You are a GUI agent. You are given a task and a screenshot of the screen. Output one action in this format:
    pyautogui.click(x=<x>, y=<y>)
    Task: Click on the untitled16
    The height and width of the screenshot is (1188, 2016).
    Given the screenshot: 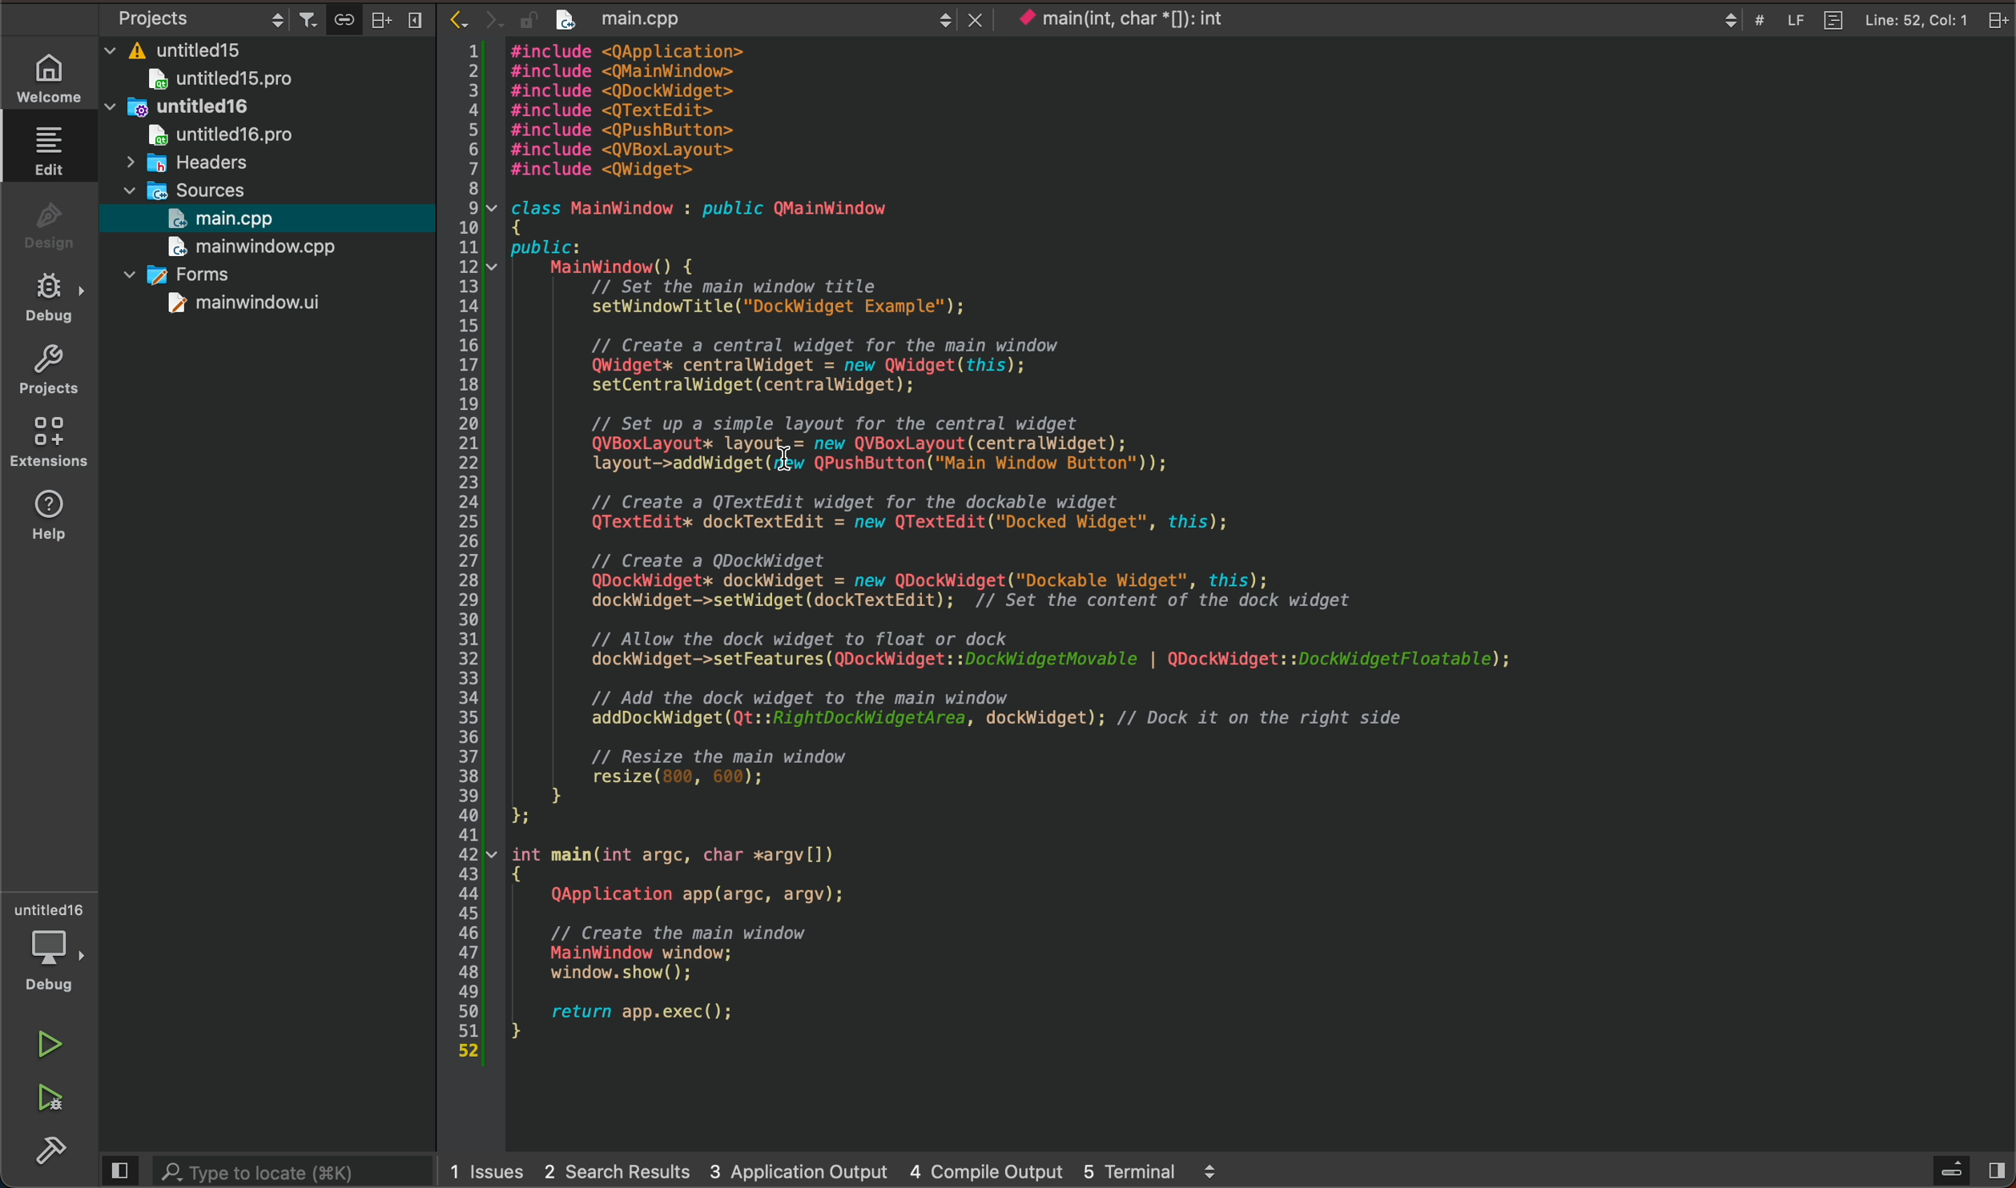 What is the action you would take?
    pyautogui.click(x=183, y=106)
    